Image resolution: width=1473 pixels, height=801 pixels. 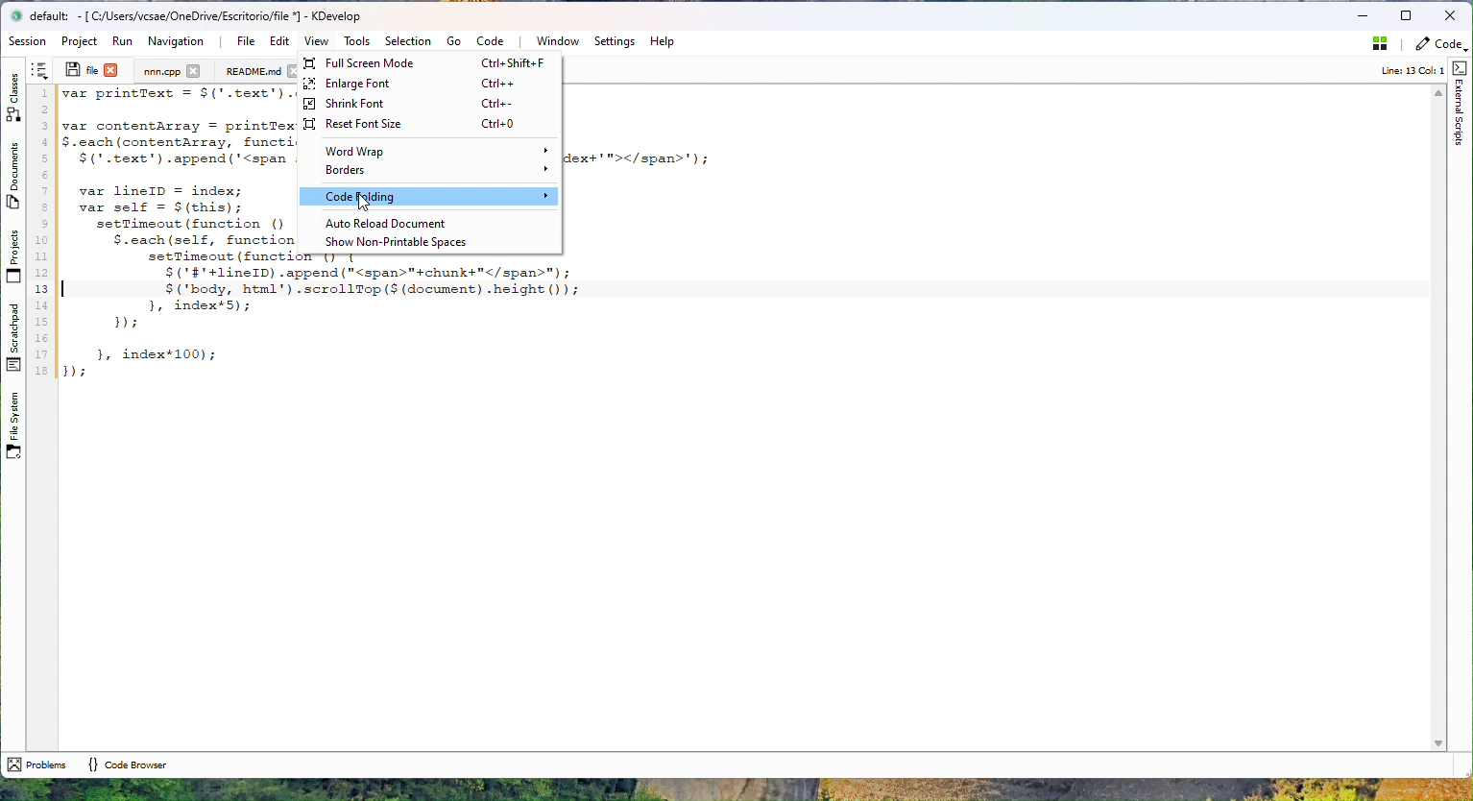 I want to click on Show non printable spaces, so click(x=425, y=242).